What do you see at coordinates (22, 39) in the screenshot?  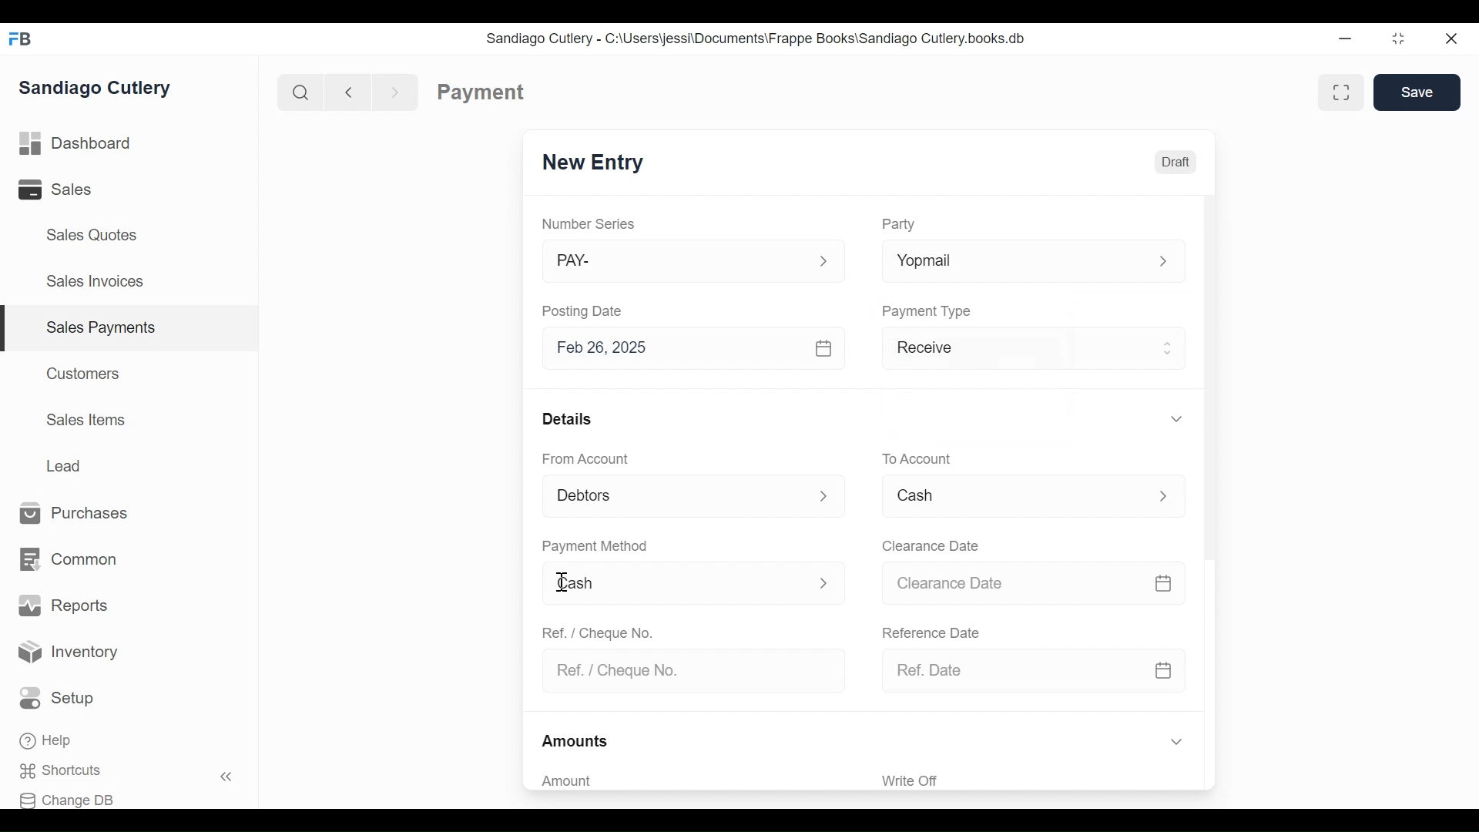 I see `Frappe Books` at bounding box center [22, 39].